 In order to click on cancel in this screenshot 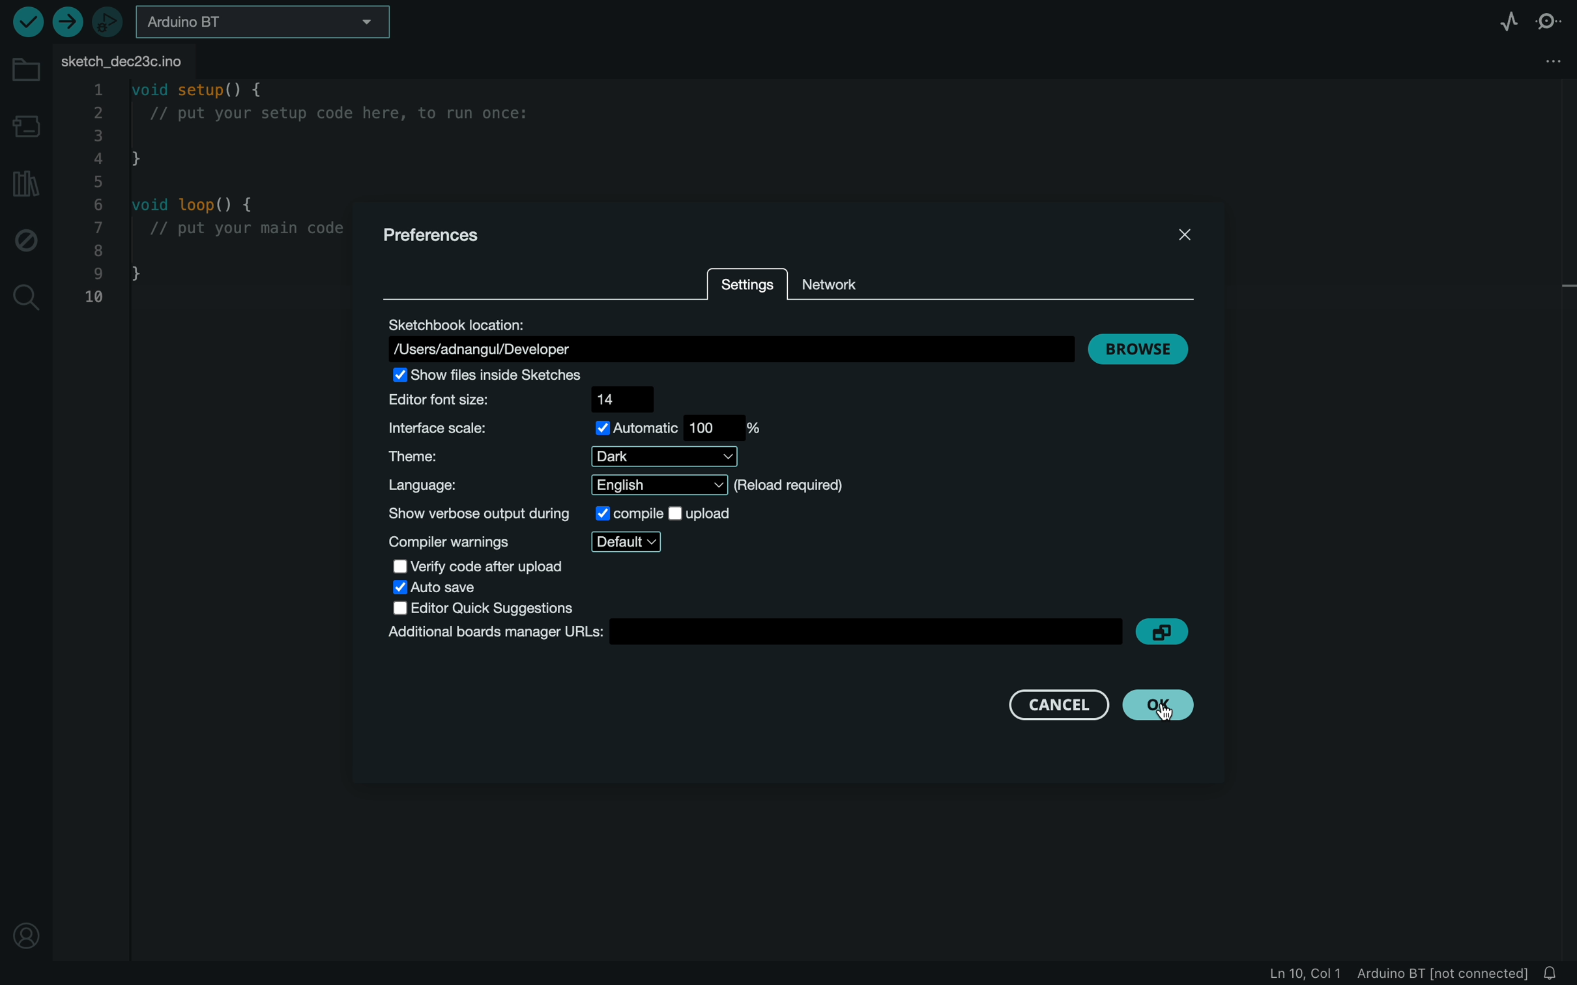, I will do `click(1062, 704)`.